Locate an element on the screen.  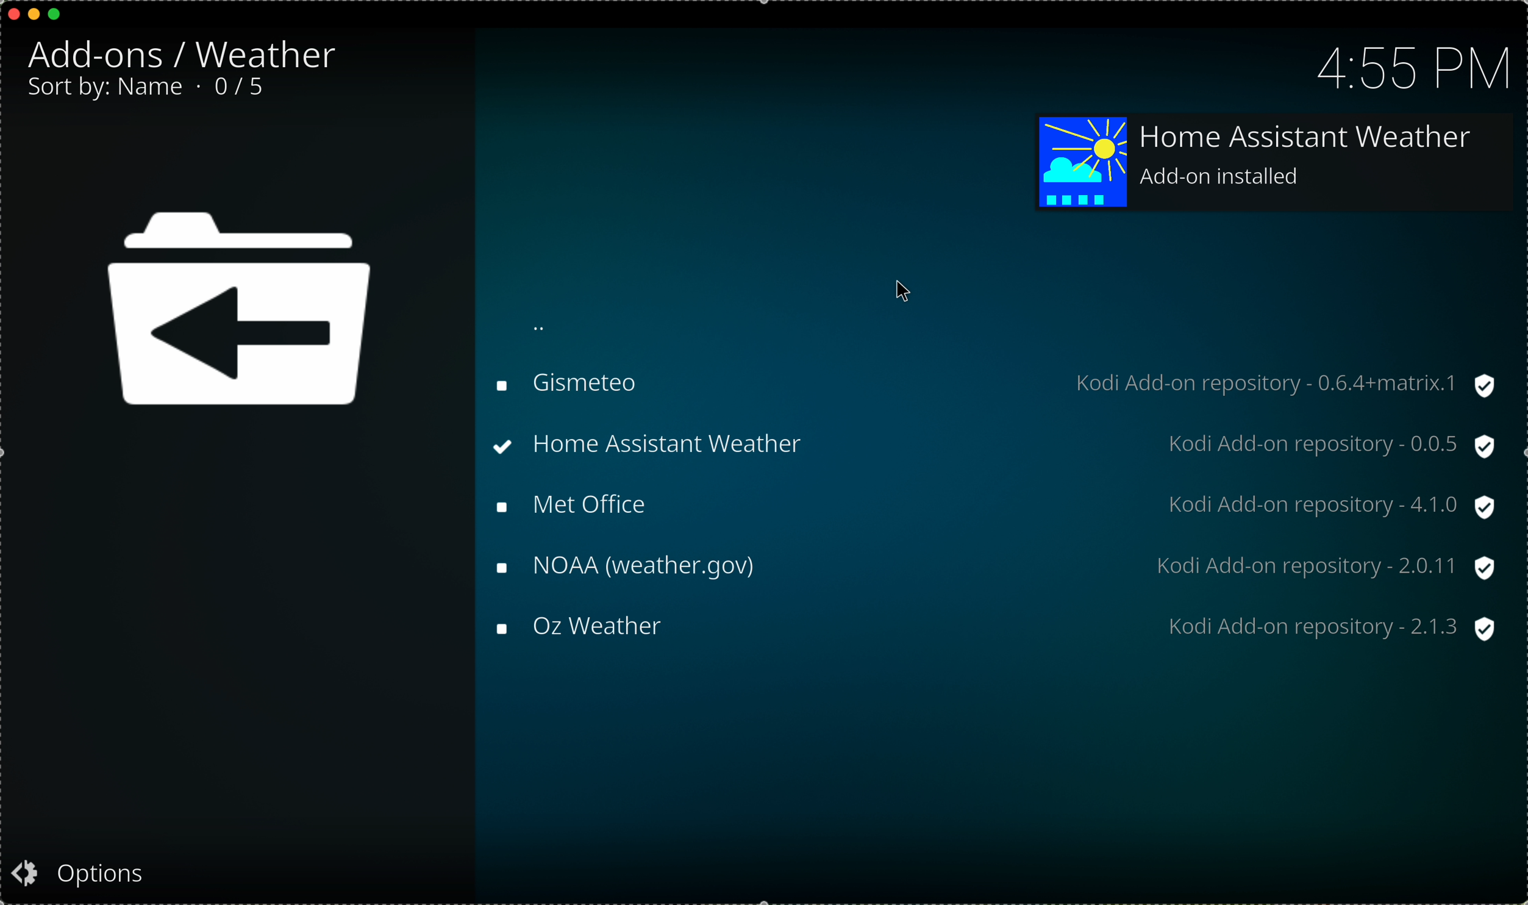
back is located at coordinates (540, 327).